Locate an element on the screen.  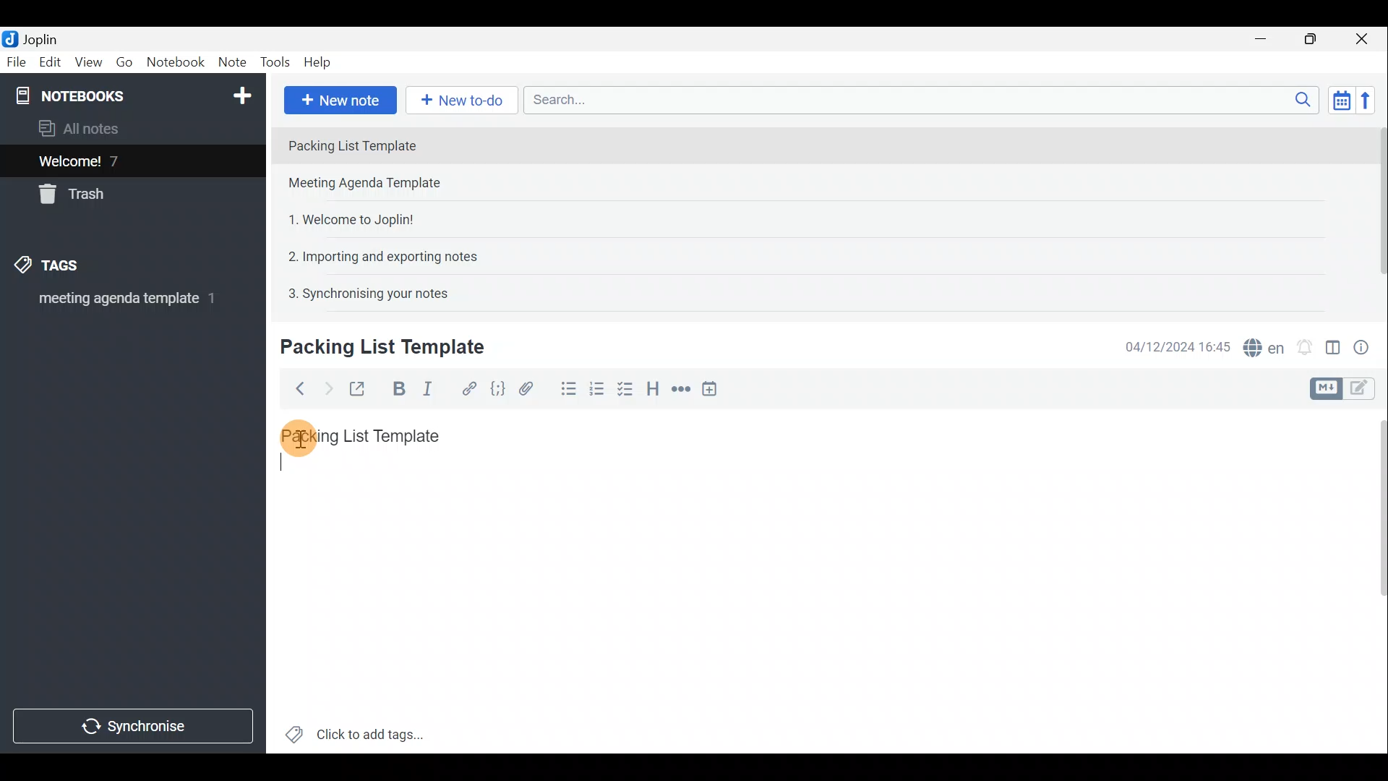
Bold is located at coordinates (397, 388).